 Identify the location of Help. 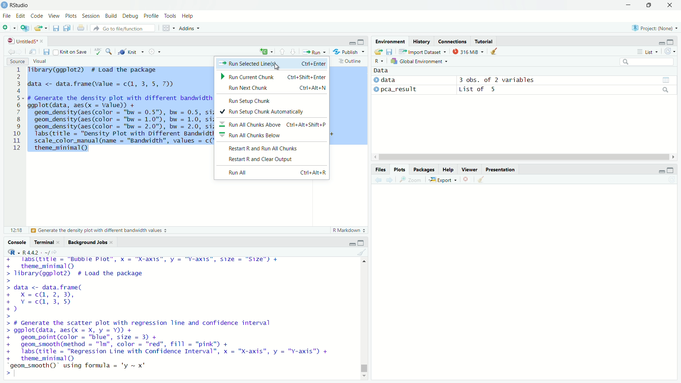
(188, 16).